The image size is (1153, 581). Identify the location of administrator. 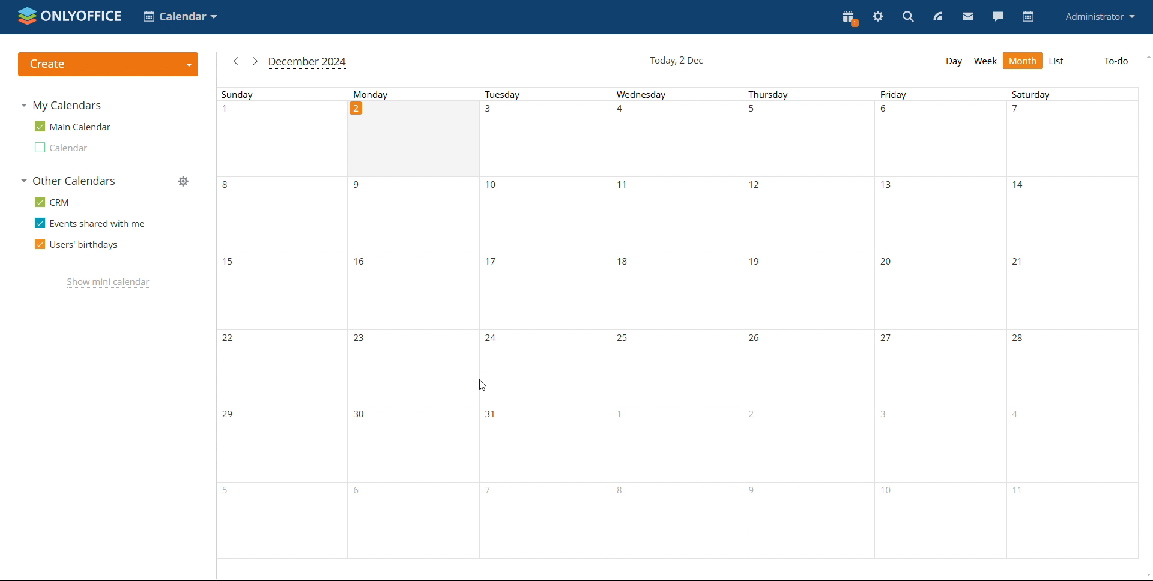
(1101, 17).